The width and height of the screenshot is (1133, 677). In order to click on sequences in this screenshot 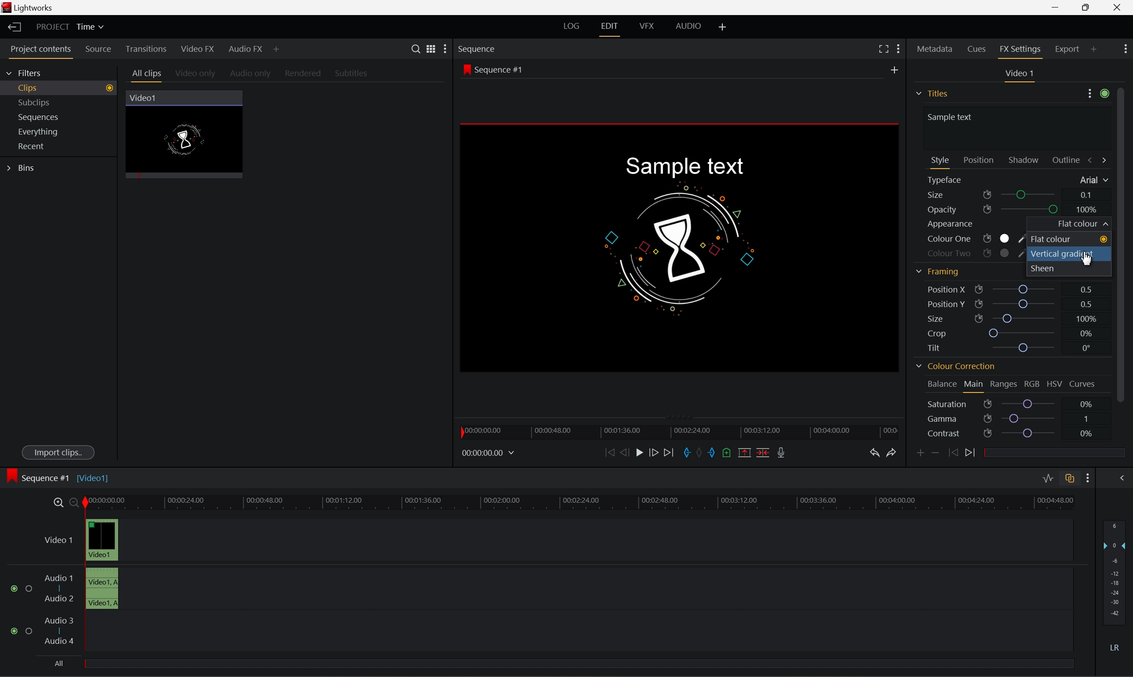, I will do `click(39, 117)`.